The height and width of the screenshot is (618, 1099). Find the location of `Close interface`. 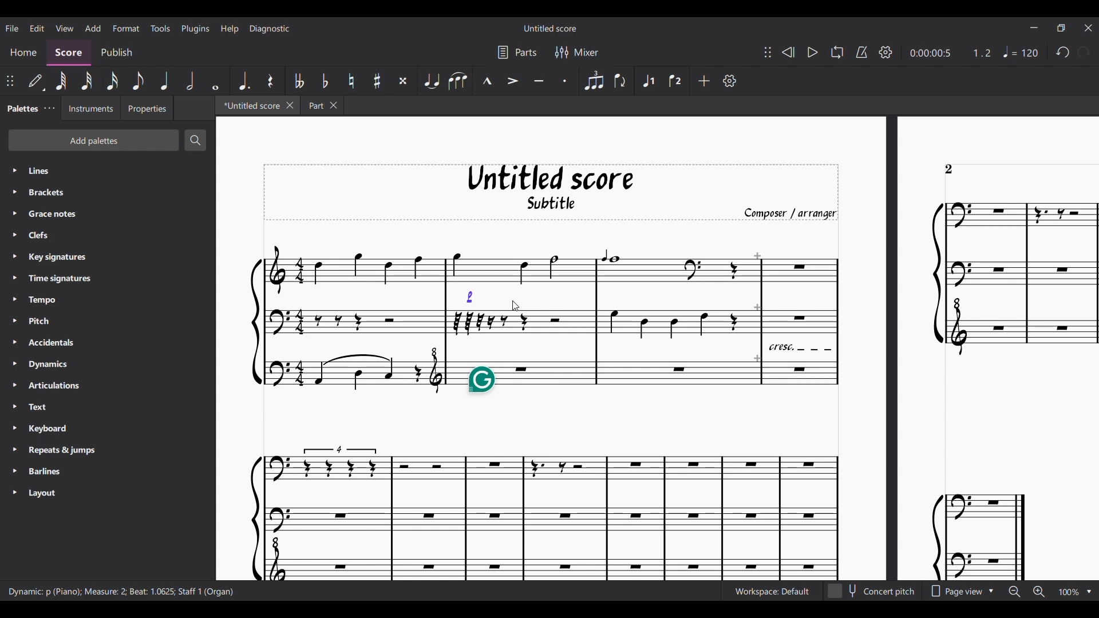

Close interface is located at coordinates (1088, 28).